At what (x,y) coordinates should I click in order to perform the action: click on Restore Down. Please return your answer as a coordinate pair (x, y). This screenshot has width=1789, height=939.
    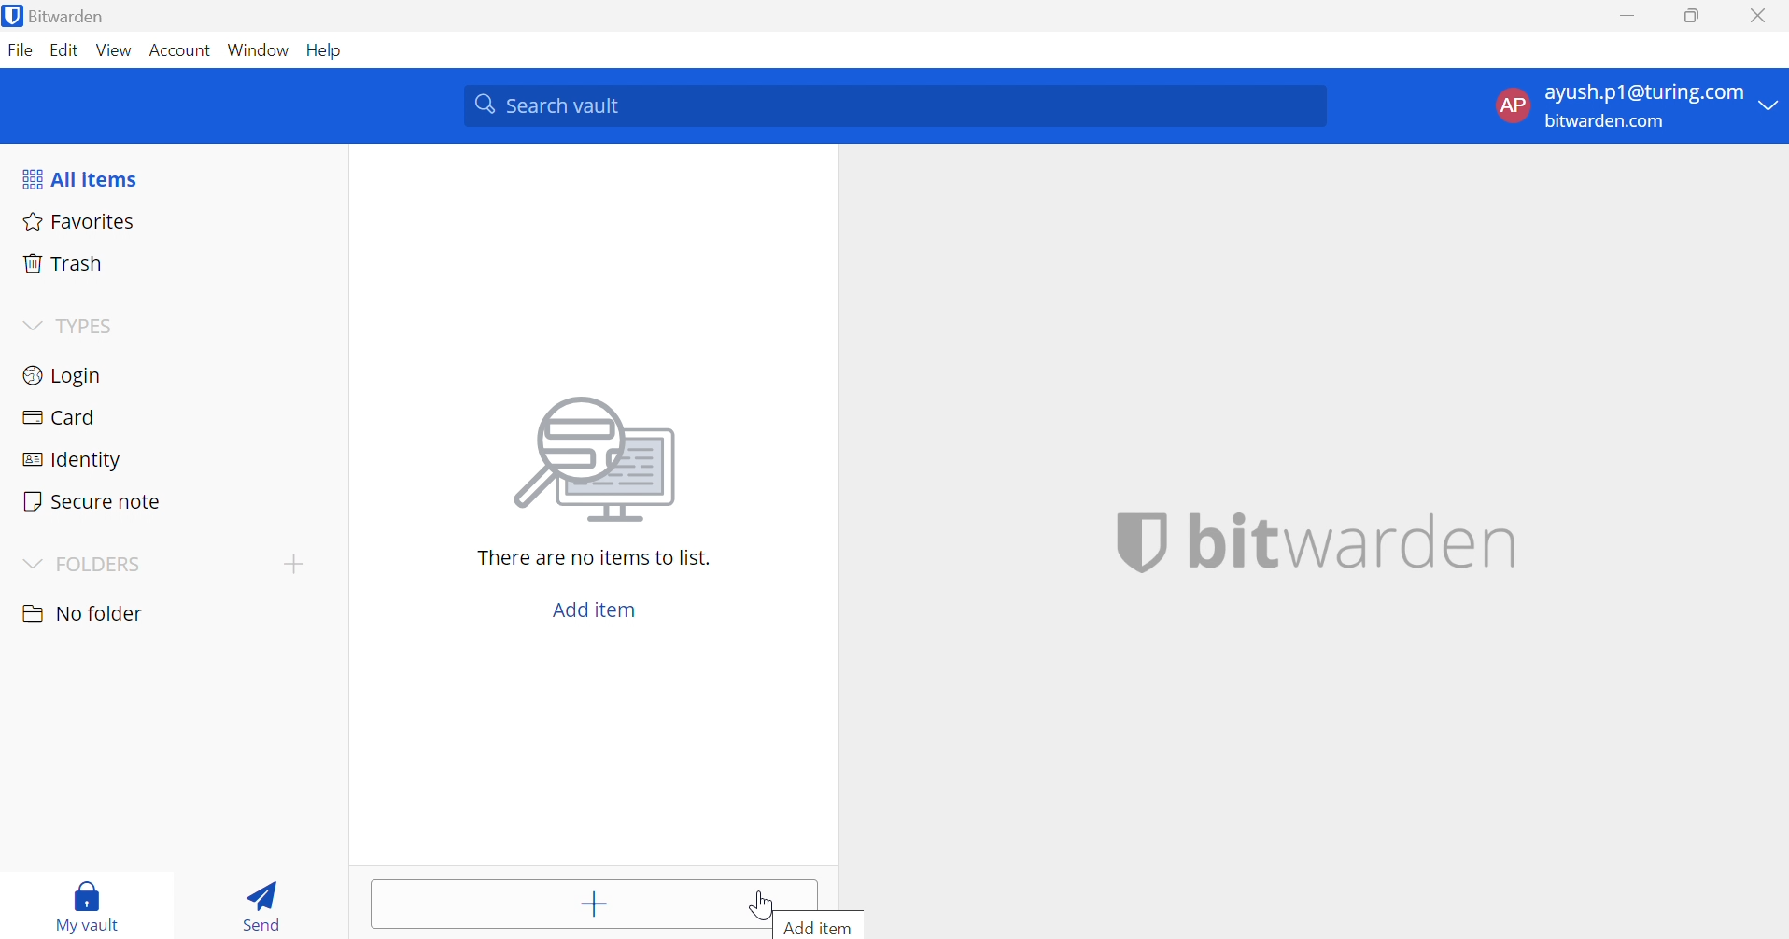
    Looking at the image, I should click on (1690, 18).